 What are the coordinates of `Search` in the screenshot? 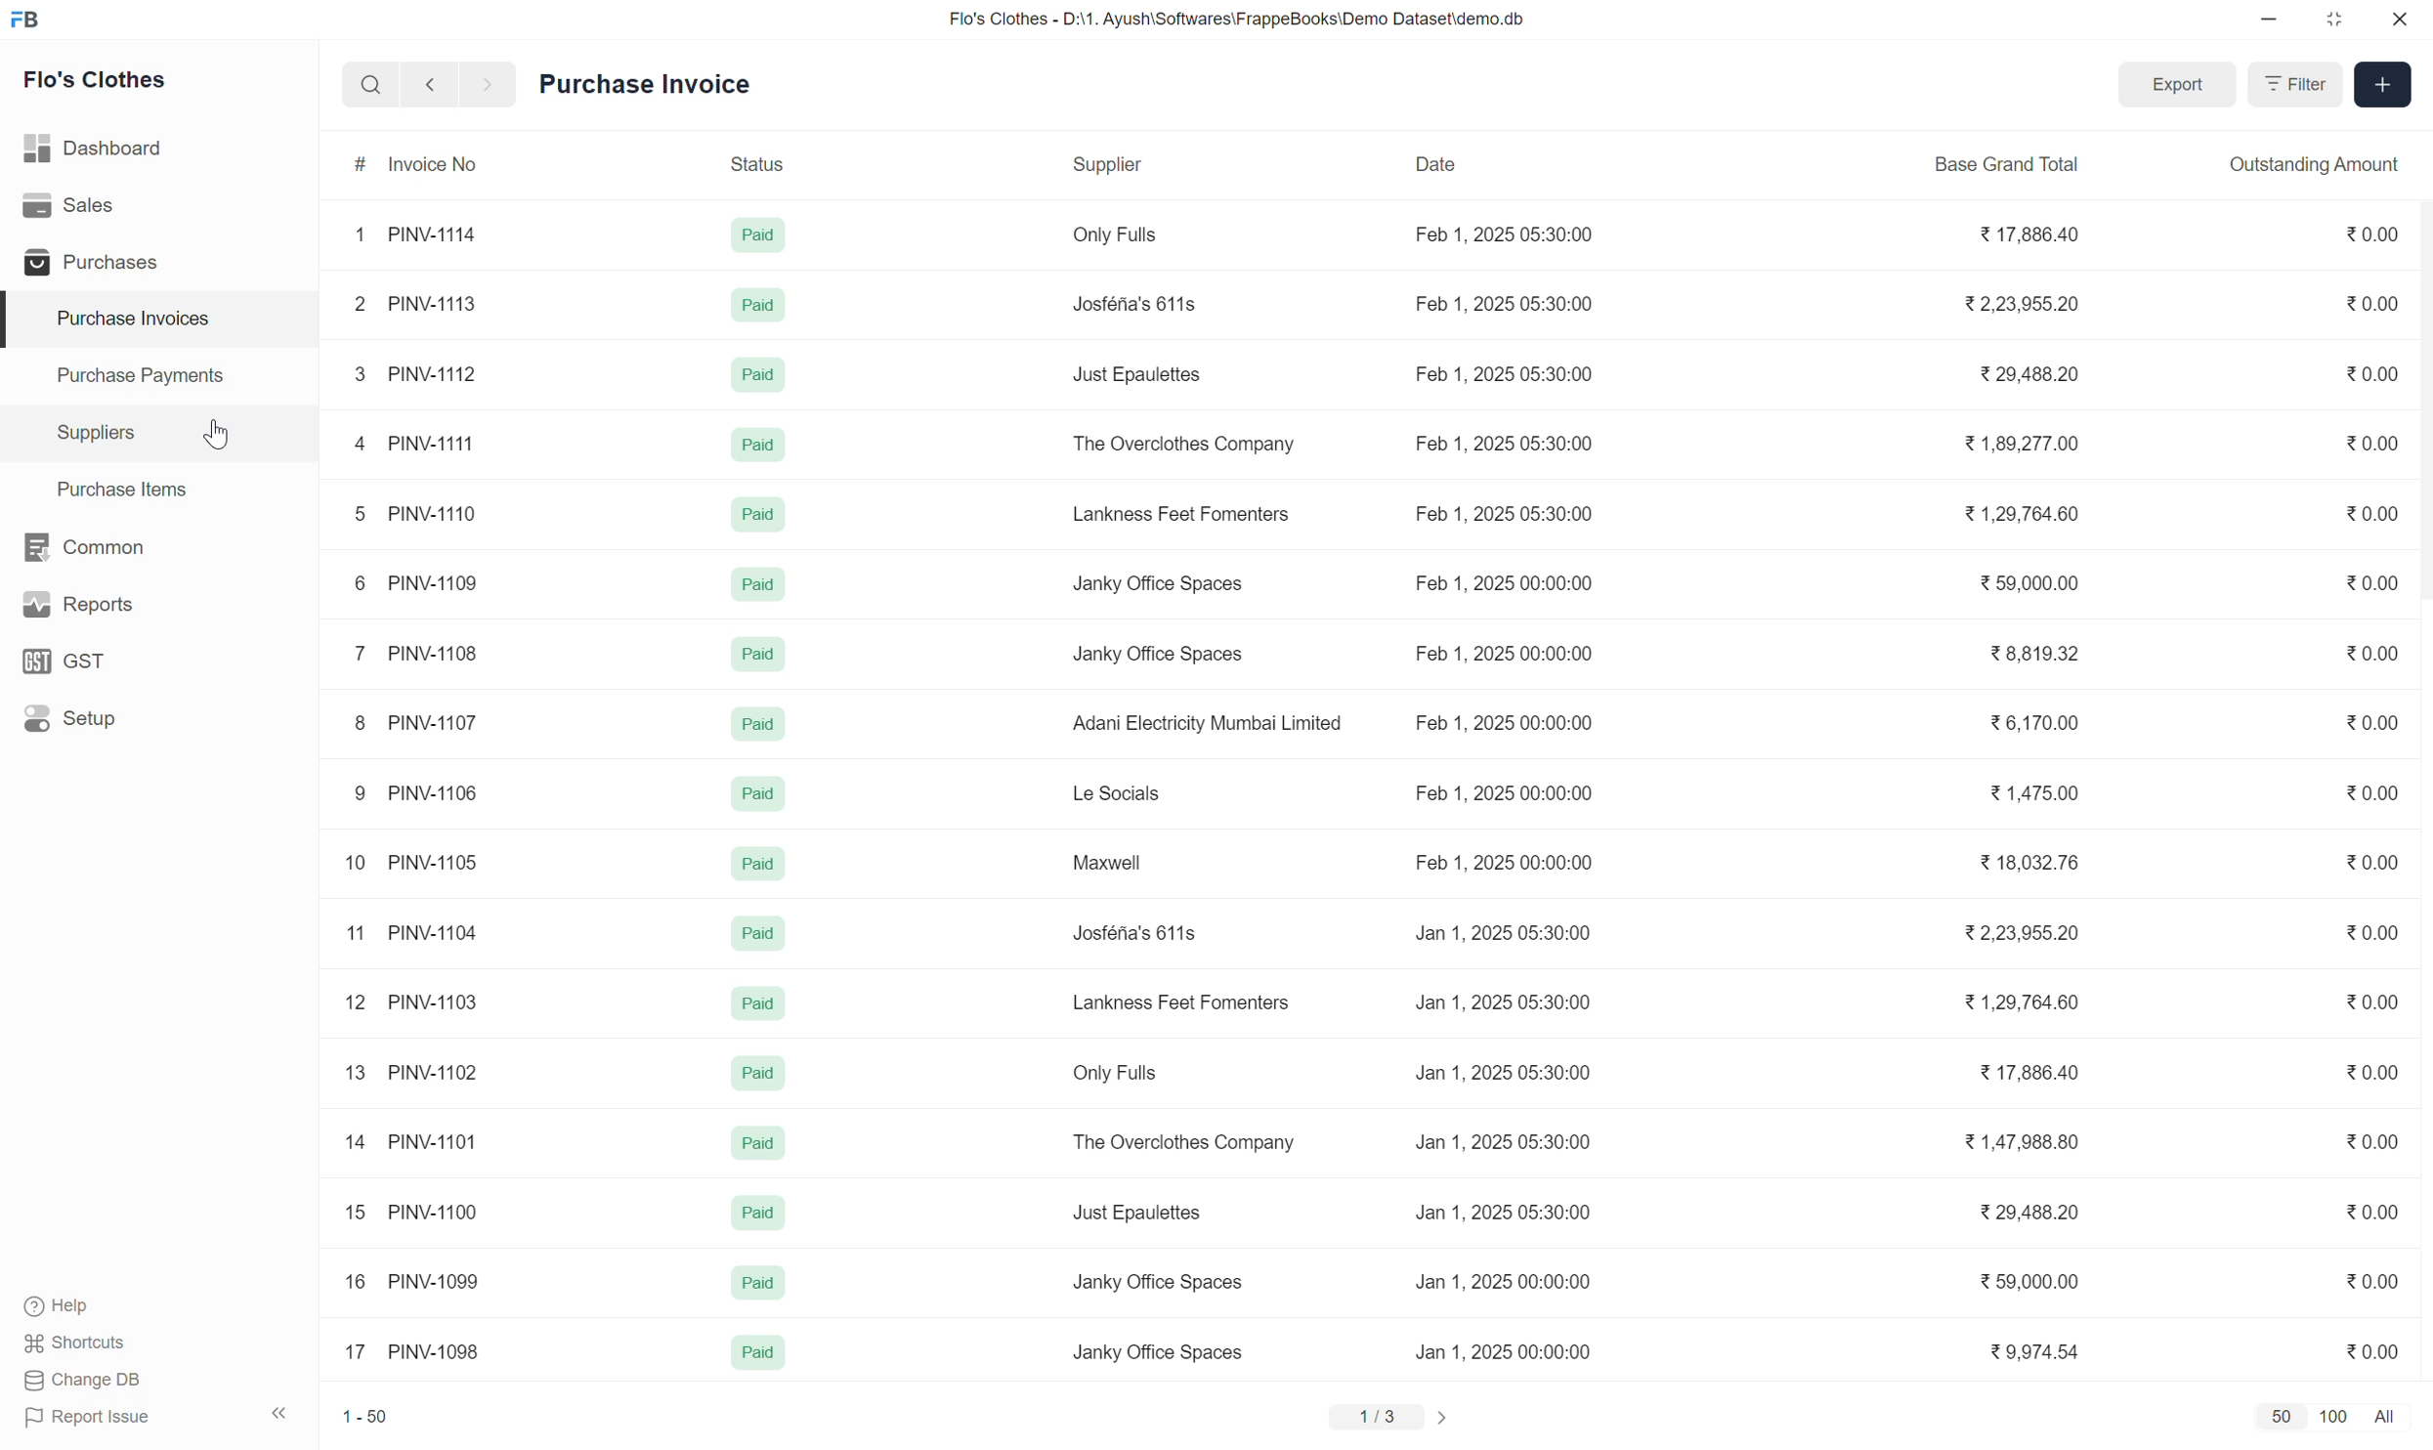 It's located at (371, 84).